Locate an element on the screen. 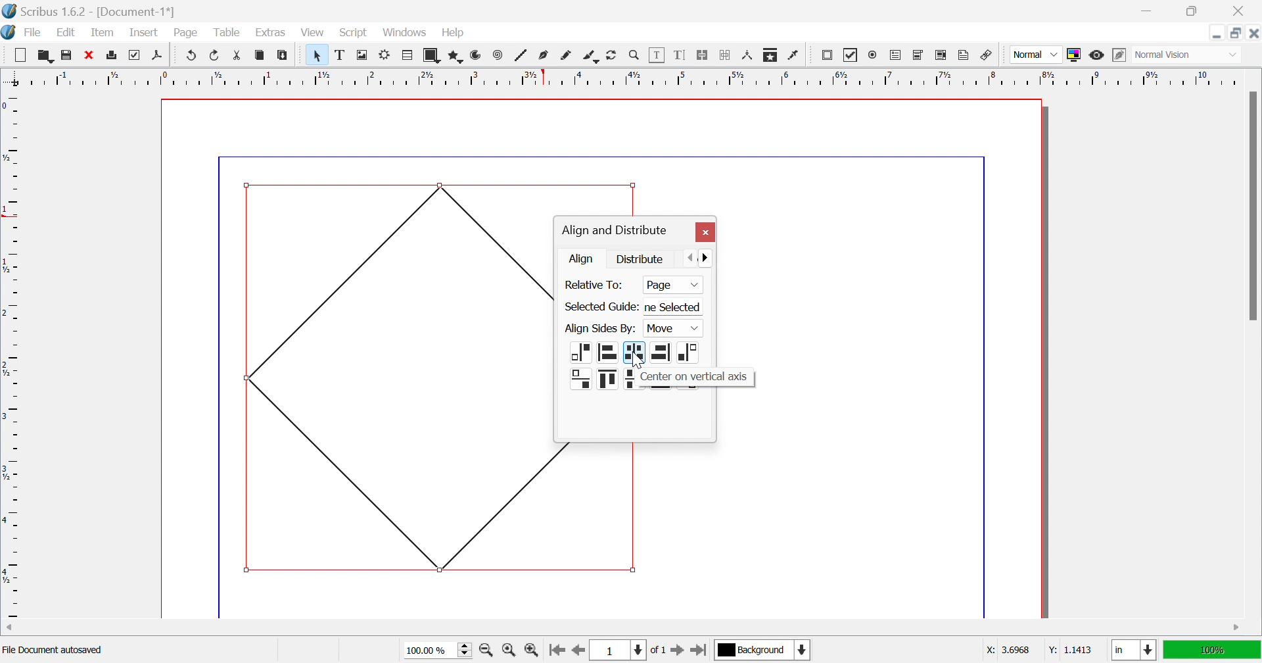 The image size is (1262, 663). Rotate item is located at coordinates (611, 55).